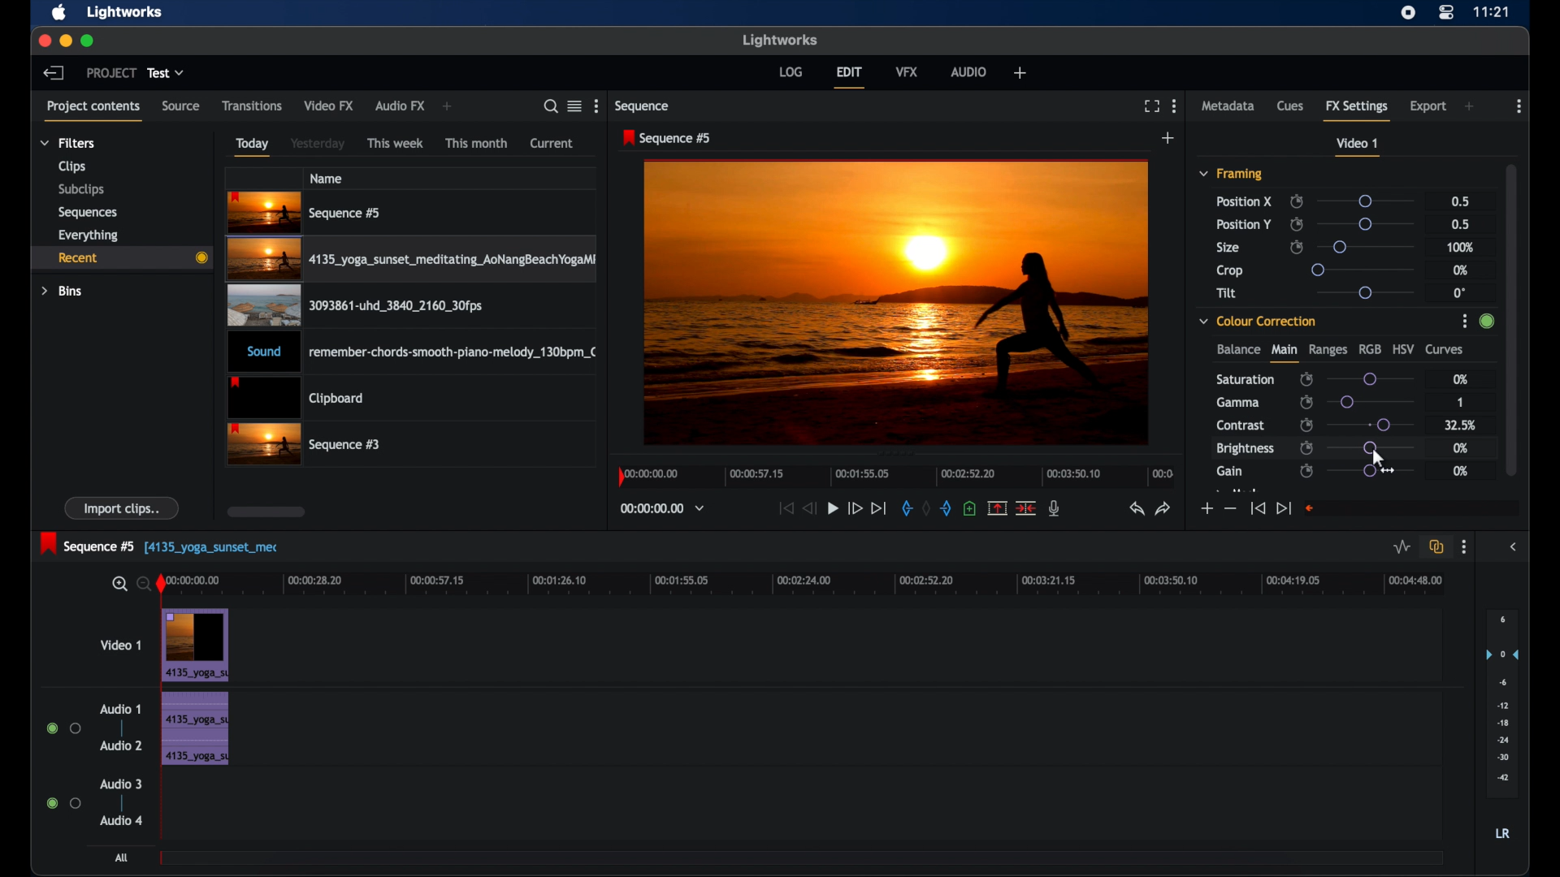 This screenshot has width=1560, height=877. What do you see at coordinates (1462, 224) in the screenshot?
I see `0.5` at bounding box center [1462, 224].